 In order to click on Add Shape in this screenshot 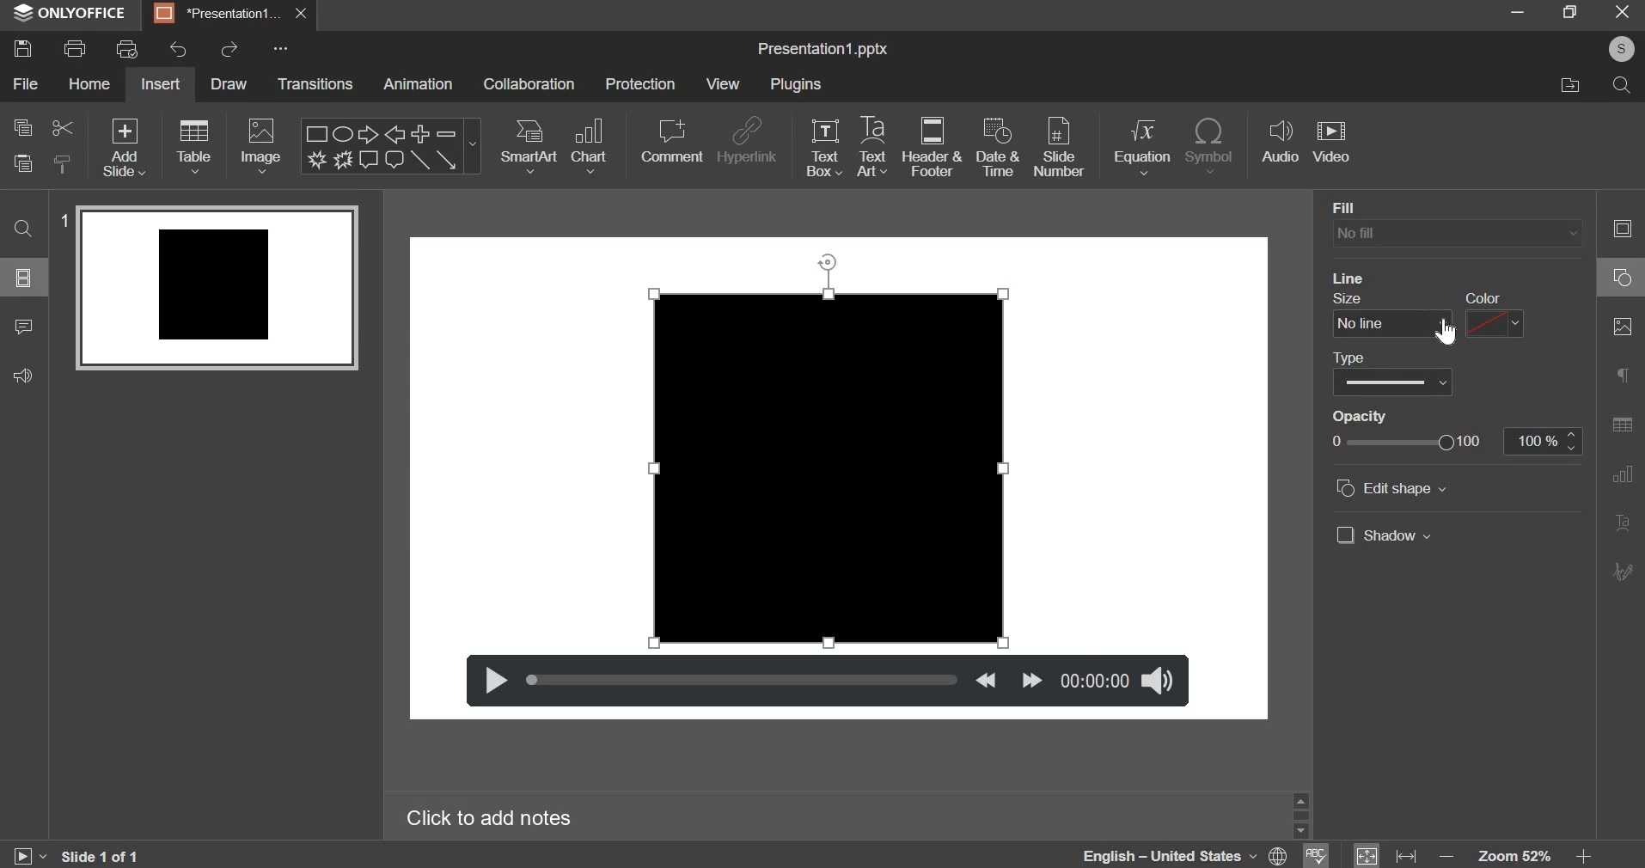, I will do `click(421, 134)`.